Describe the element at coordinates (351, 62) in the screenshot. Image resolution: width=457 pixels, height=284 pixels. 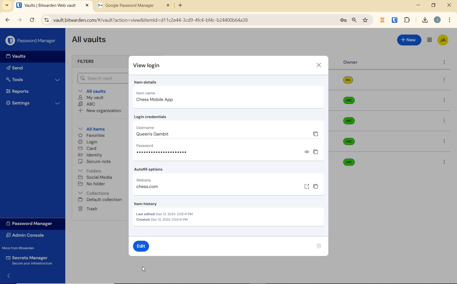
I see `Owner` at that location.